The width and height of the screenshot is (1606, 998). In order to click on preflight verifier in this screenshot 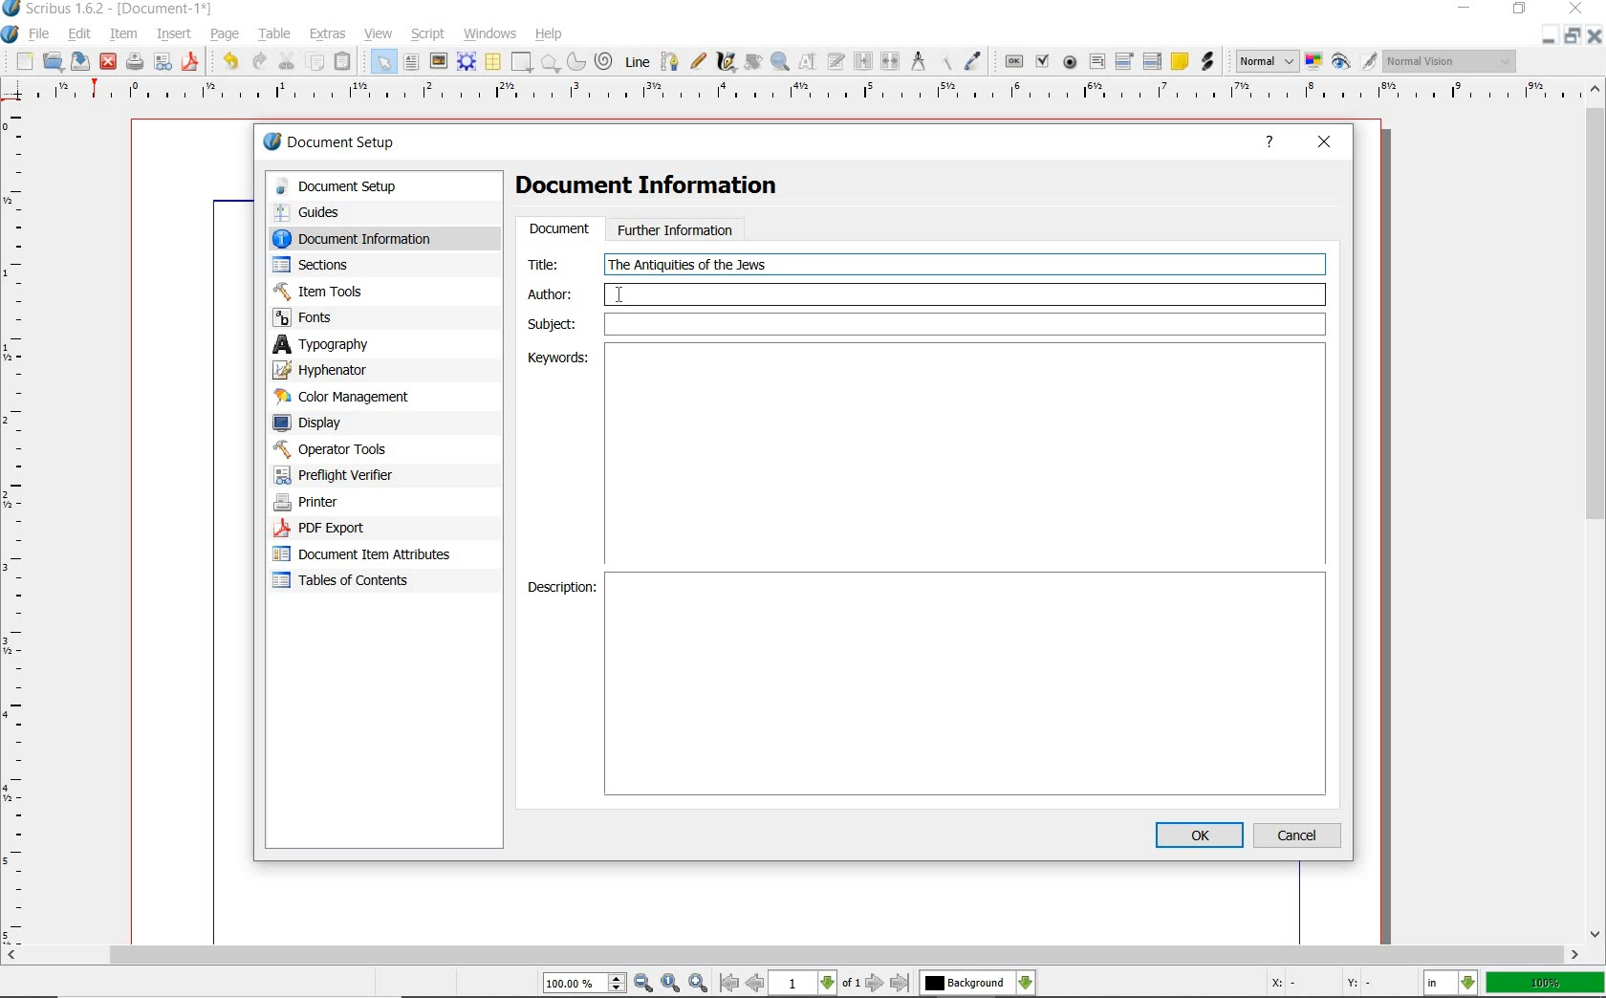, I will do `click(163, 63)`.